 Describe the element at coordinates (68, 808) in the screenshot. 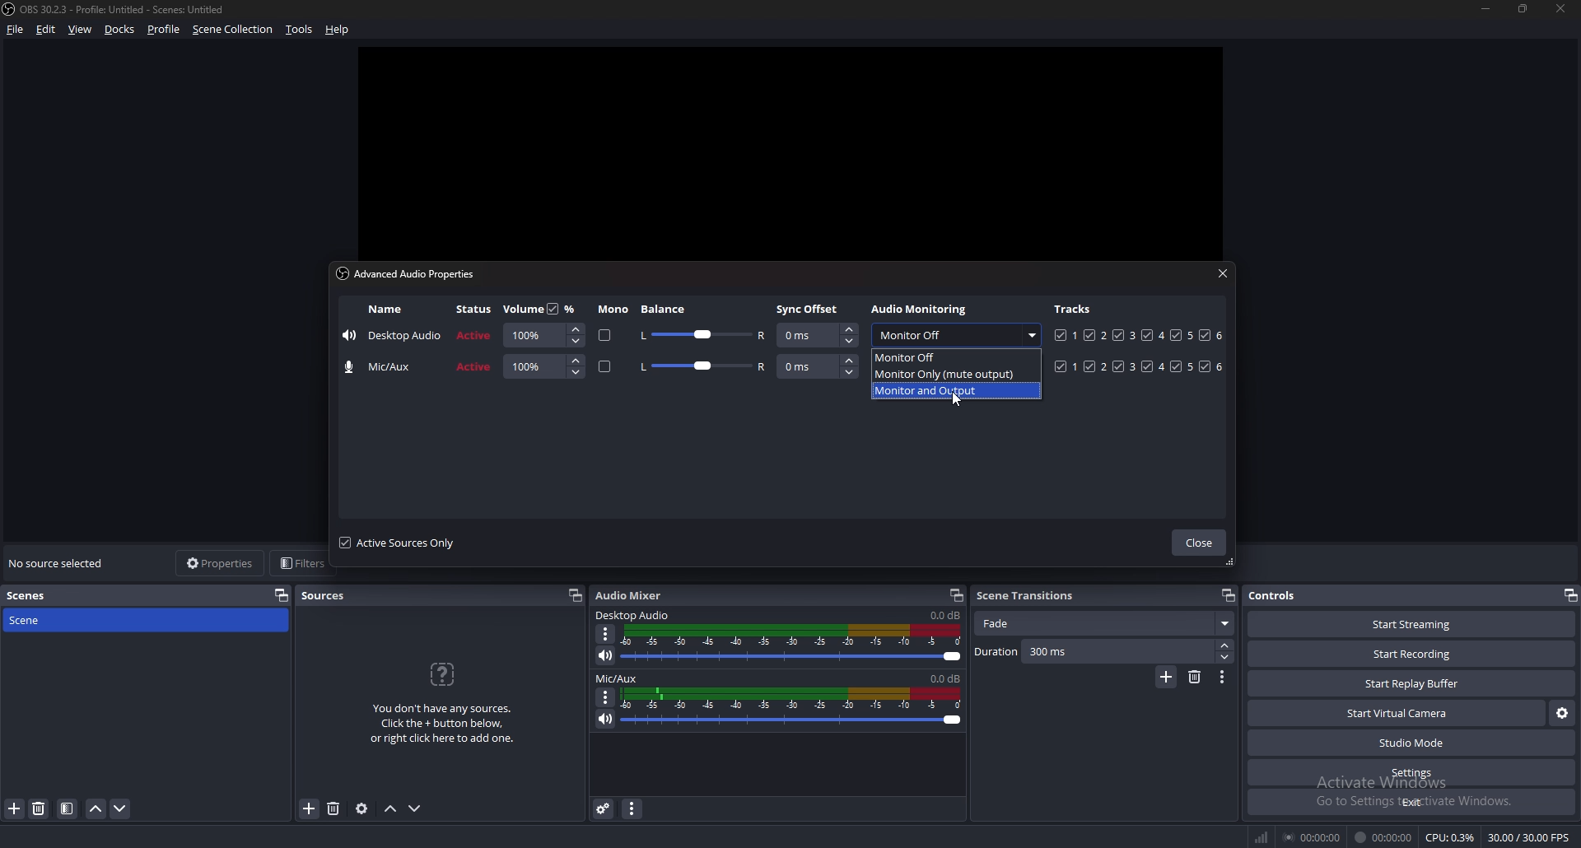

I see `filter` at that location.